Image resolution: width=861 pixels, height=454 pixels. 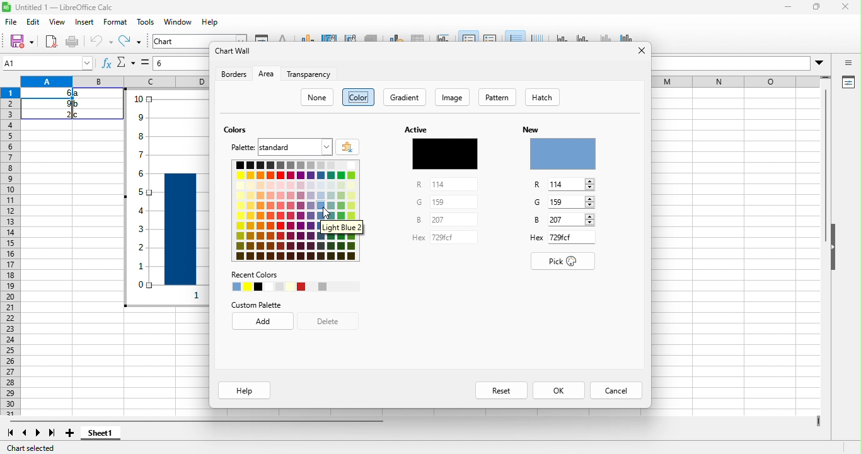 What do you see at coordinates (565, 261) in the screenshot?
I see `pick` at bounding box center [565, 261].